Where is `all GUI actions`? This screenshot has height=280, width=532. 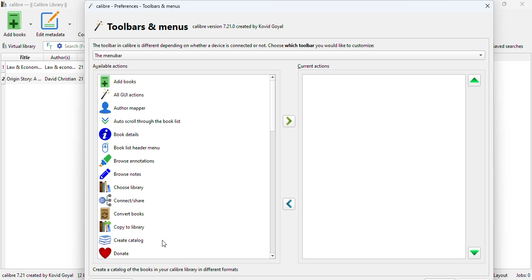 all GUI actions is located at coordinates (123, 94).